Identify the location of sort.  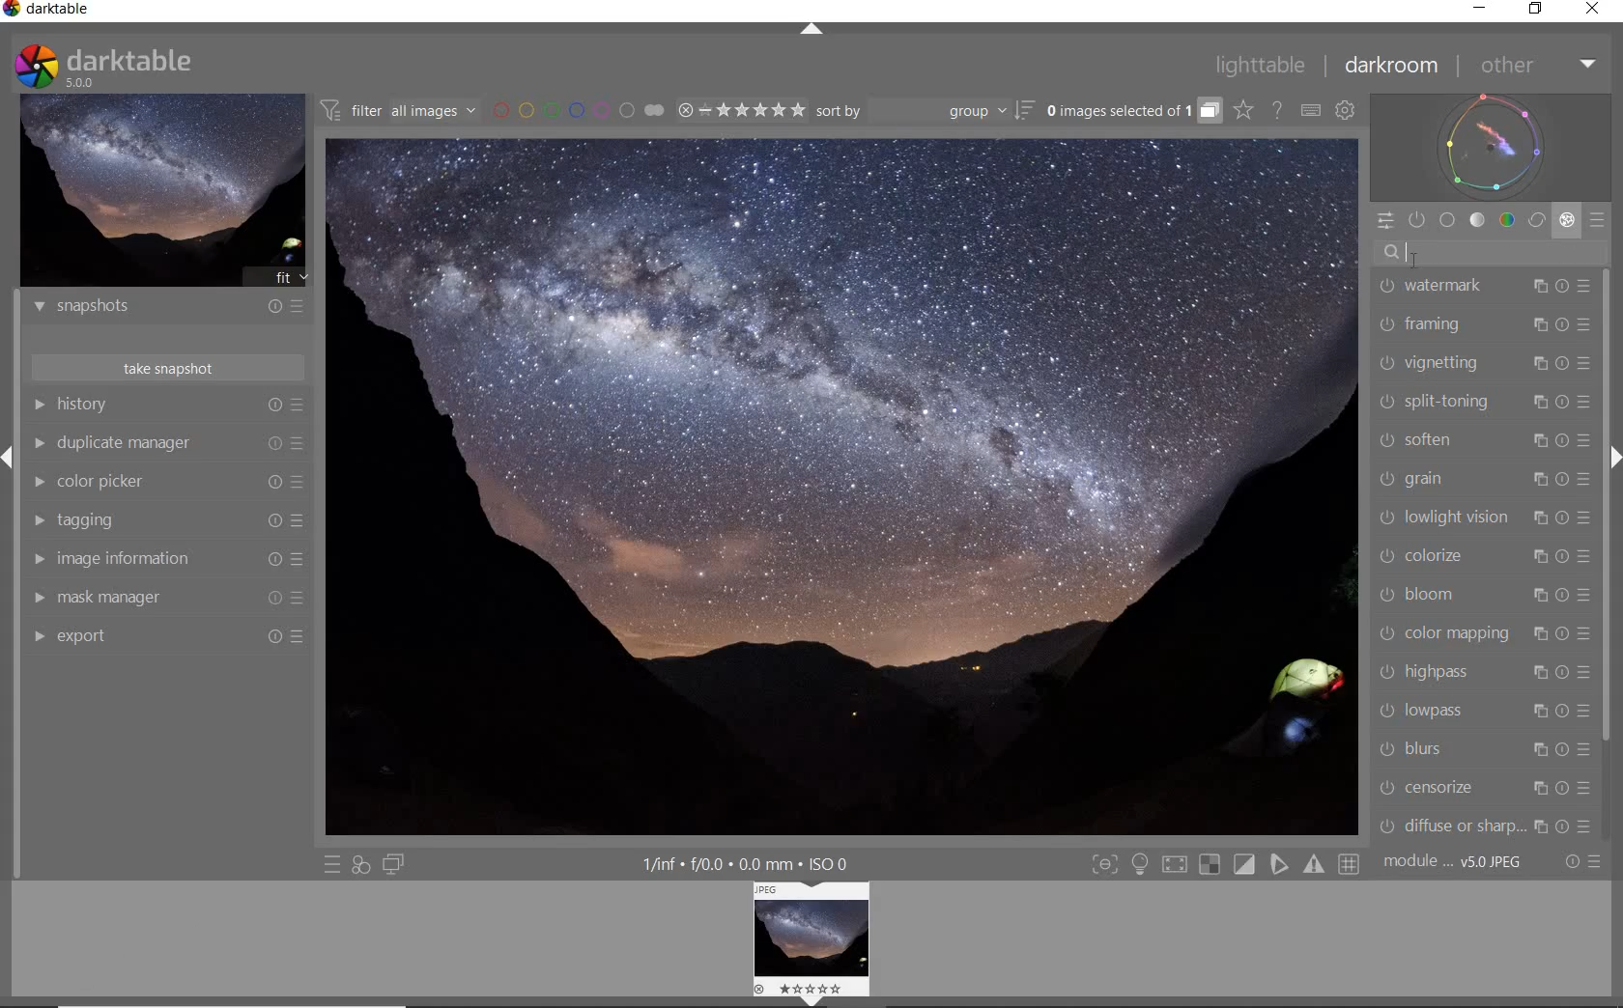
(1023, 115).